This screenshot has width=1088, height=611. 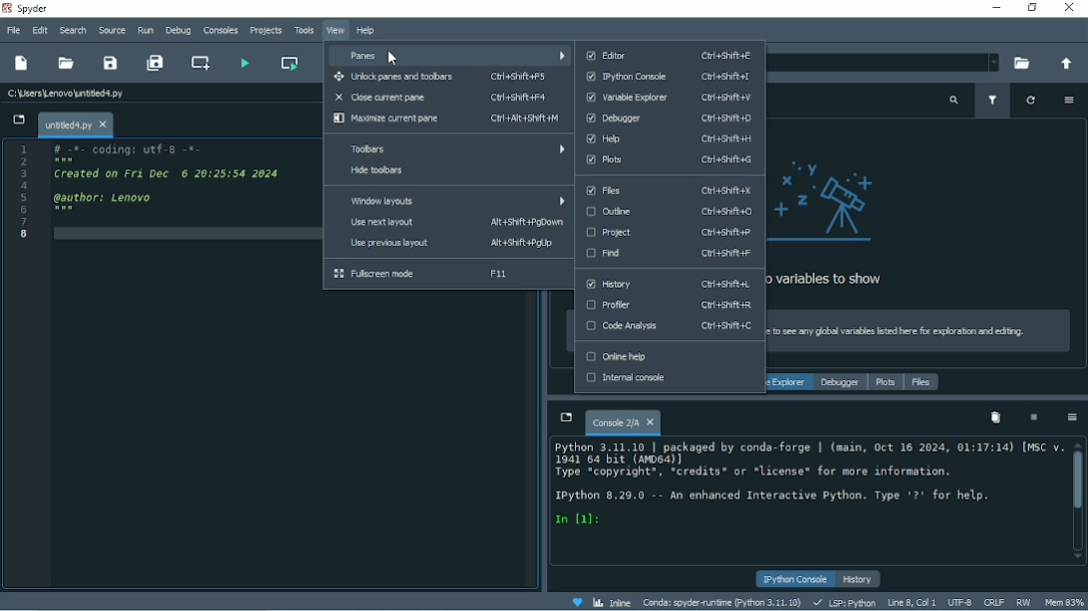 What do you see at coordinates (131, 149) in the screenshot?
I see `Coding` at bounding box center [131, 149].